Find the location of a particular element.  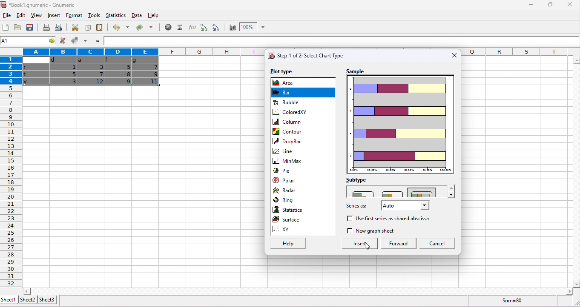

bar is located at coordinates (288, 92).